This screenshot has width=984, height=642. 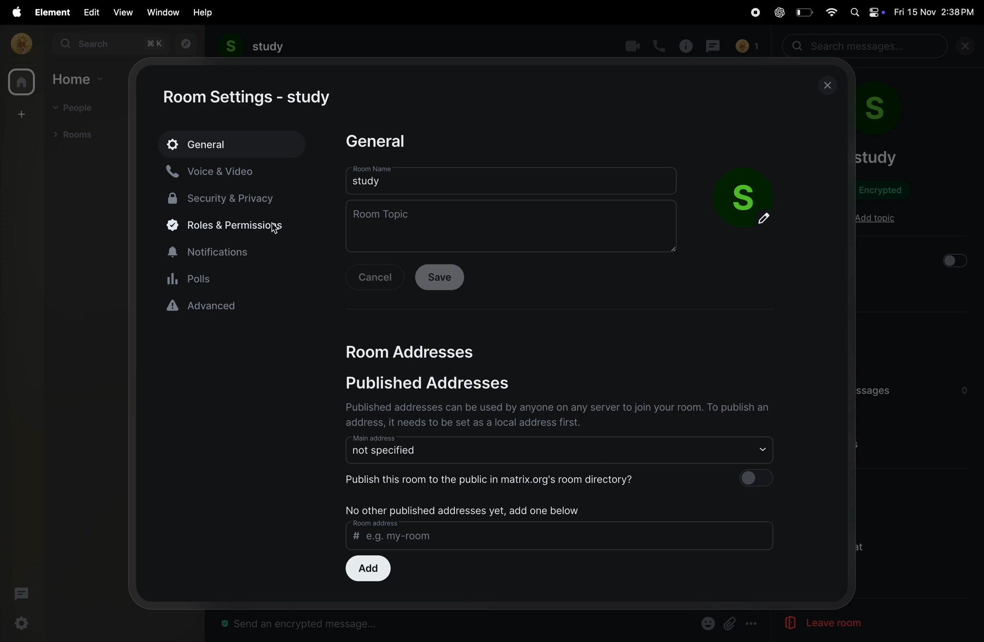 I want to click on profile, so click(x=19, y=43).